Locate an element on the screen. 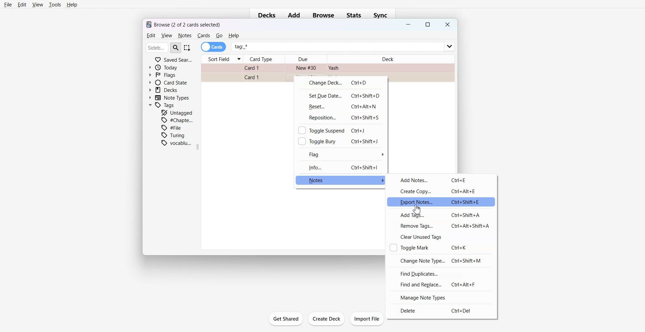 The height and width of the screenshot is (332, 645). Go is located at coordinates (219, 36).